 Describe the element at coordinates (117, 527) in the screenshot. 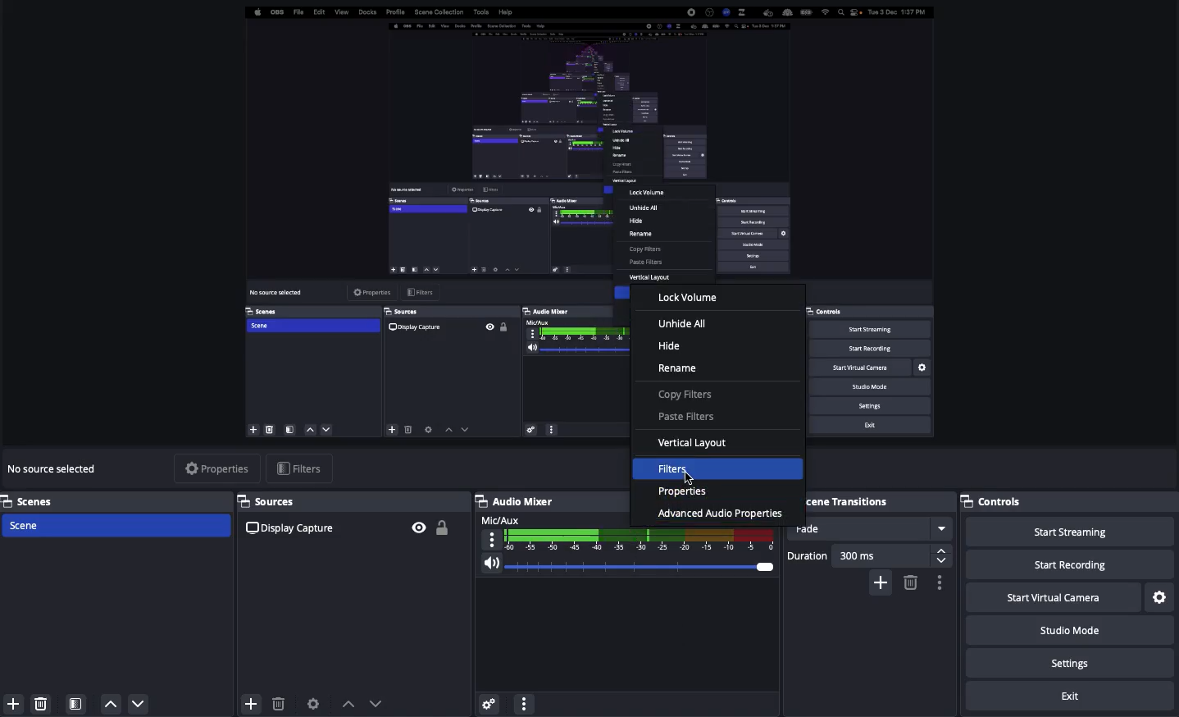

I see `Scene` at that location.